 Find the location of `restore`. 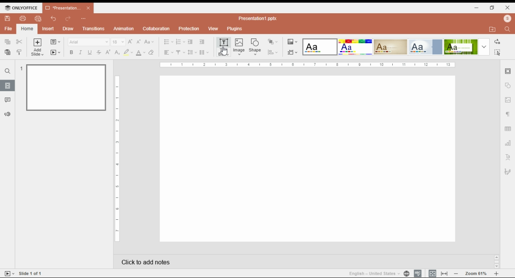

restore is located at coordinates (492, 8).